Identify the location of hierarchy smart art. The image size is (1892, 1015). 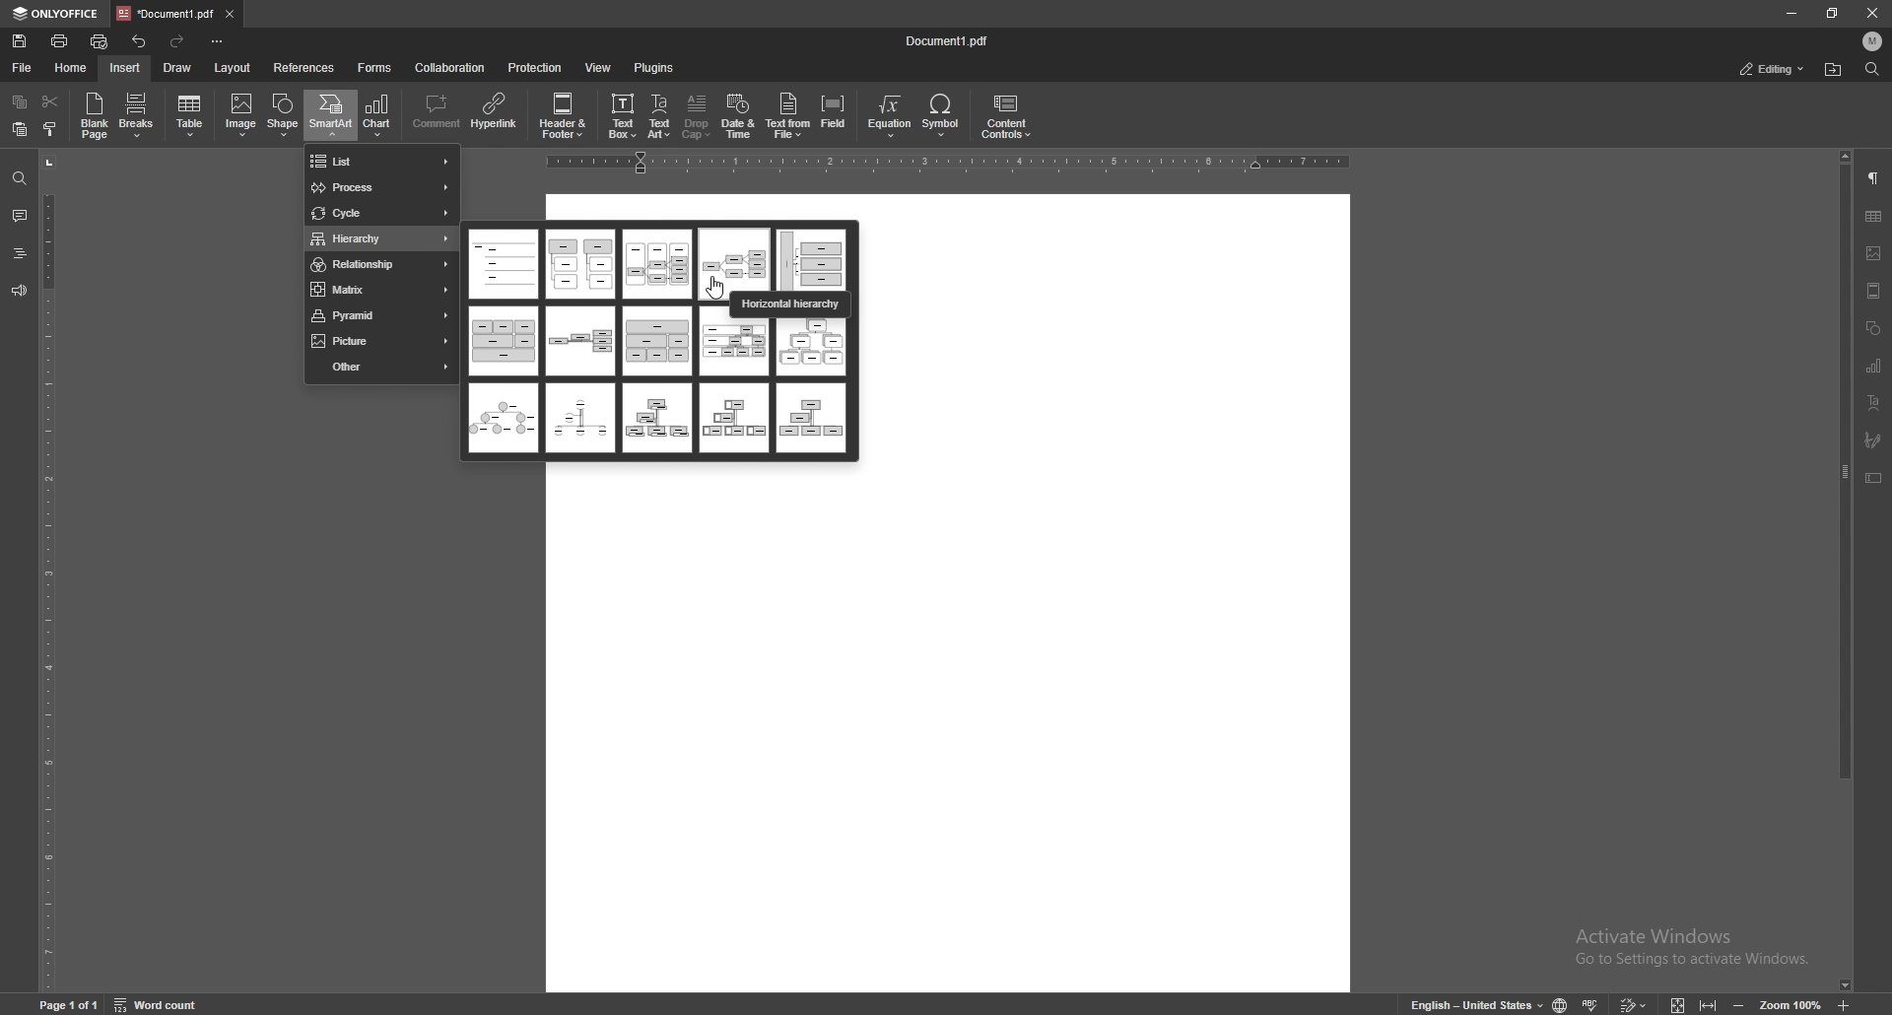
(581, 342).